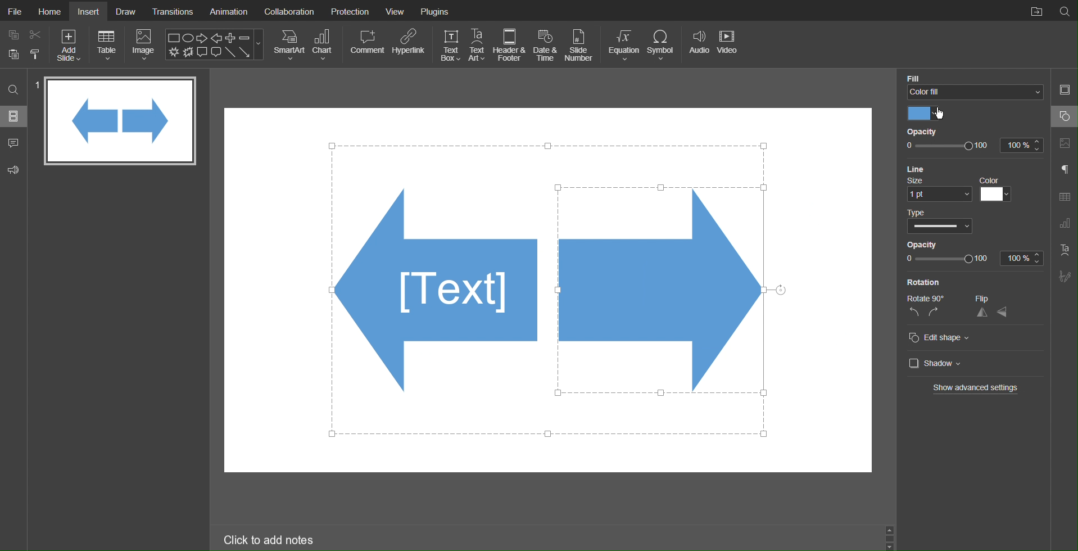  I want to click on paste options, so click(36, 56).